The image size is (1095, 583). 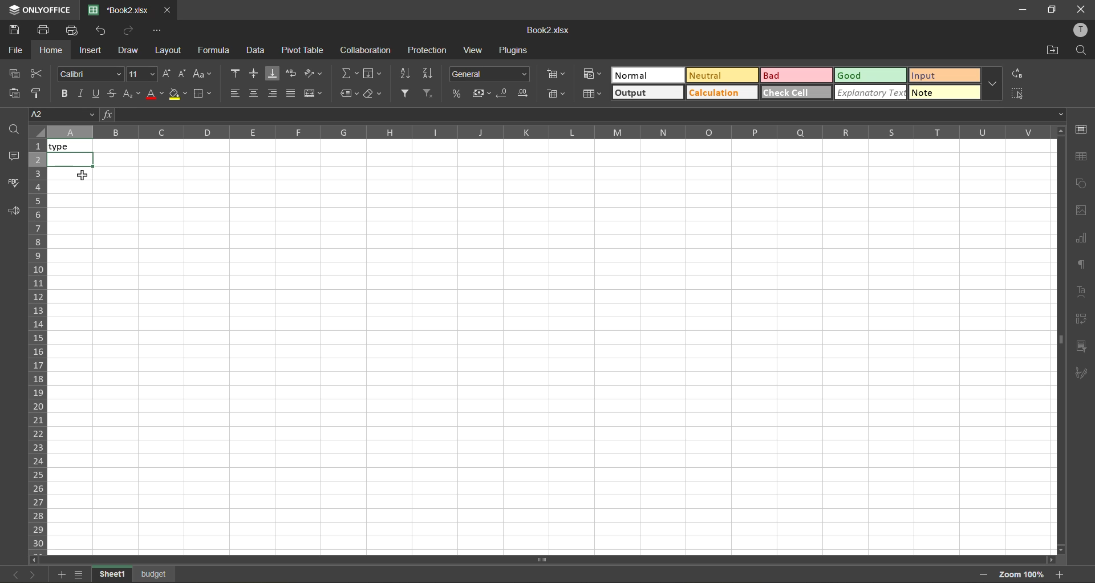 I want to click on percent, so click(x=459, y=94).